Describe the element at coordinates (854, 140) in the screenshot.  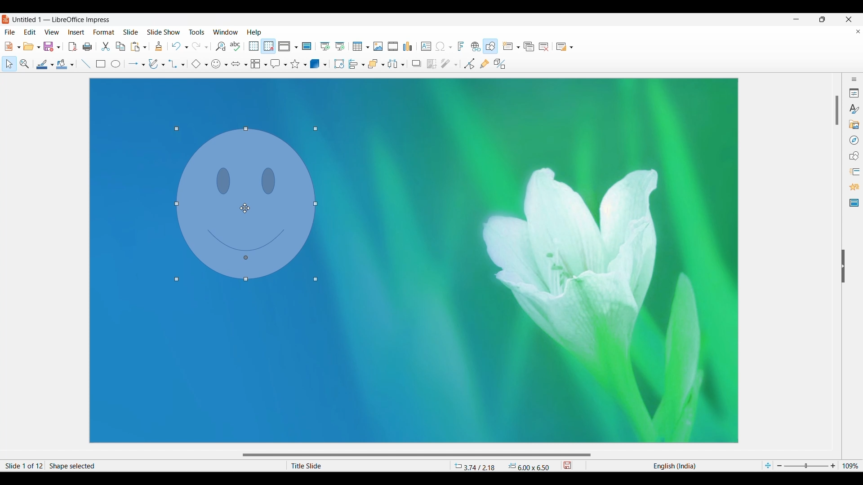
I see `Navigator` at that location.